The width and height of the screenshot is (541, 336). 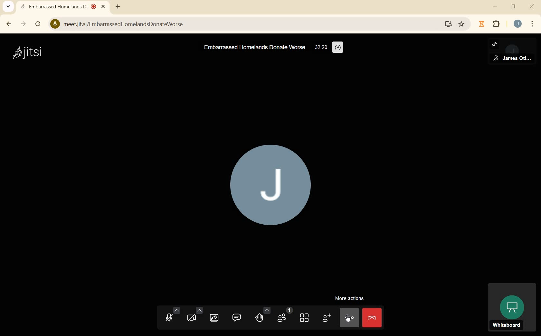 I want to click on Jibble, so click(x=481, y=24).